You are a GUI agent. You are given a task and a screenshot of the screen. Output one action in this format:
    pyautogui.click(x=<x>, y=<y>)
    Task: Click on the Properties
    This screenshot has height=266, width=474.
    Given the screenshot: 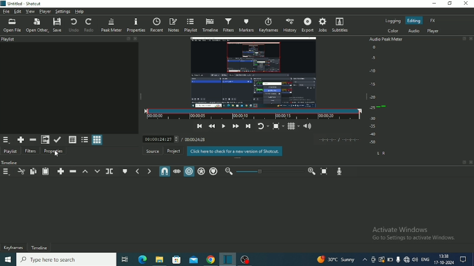 What is the action you would take?
    pyautogui.click(x=54, y=152)
    